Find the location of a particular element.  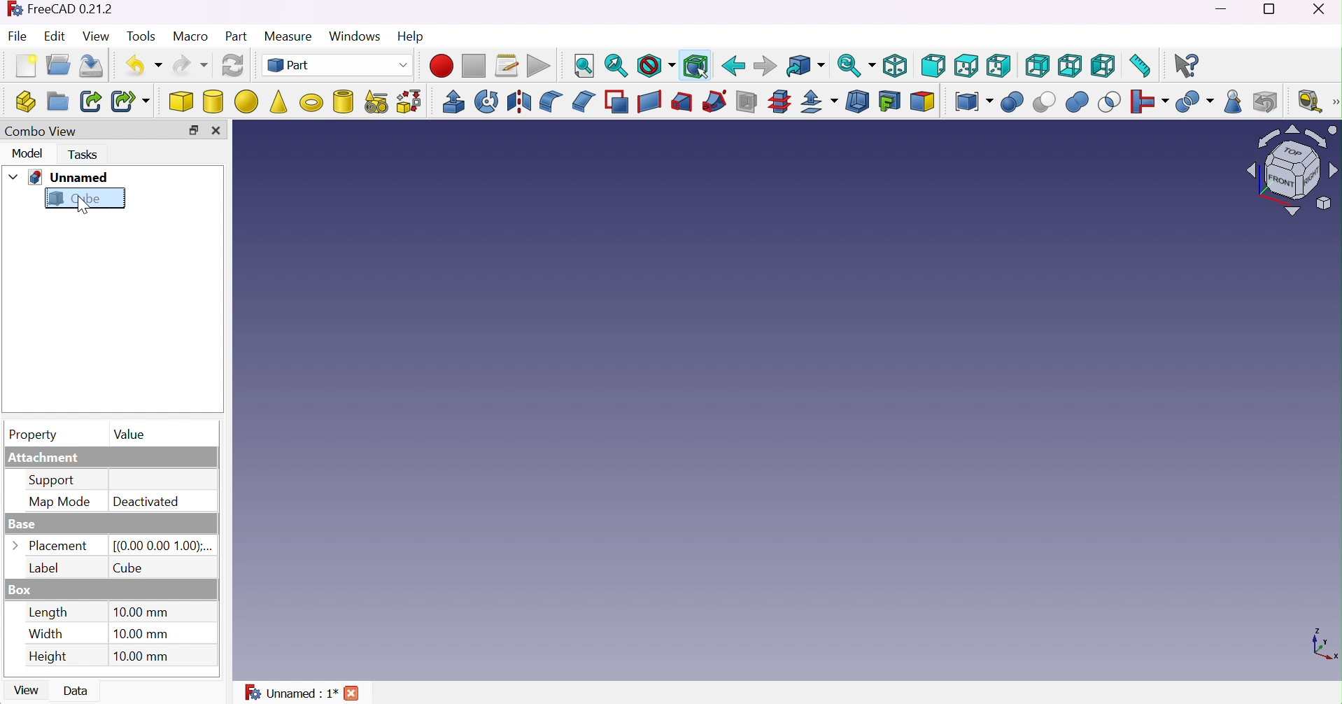

Sweep is located at coordinates (712, 101).